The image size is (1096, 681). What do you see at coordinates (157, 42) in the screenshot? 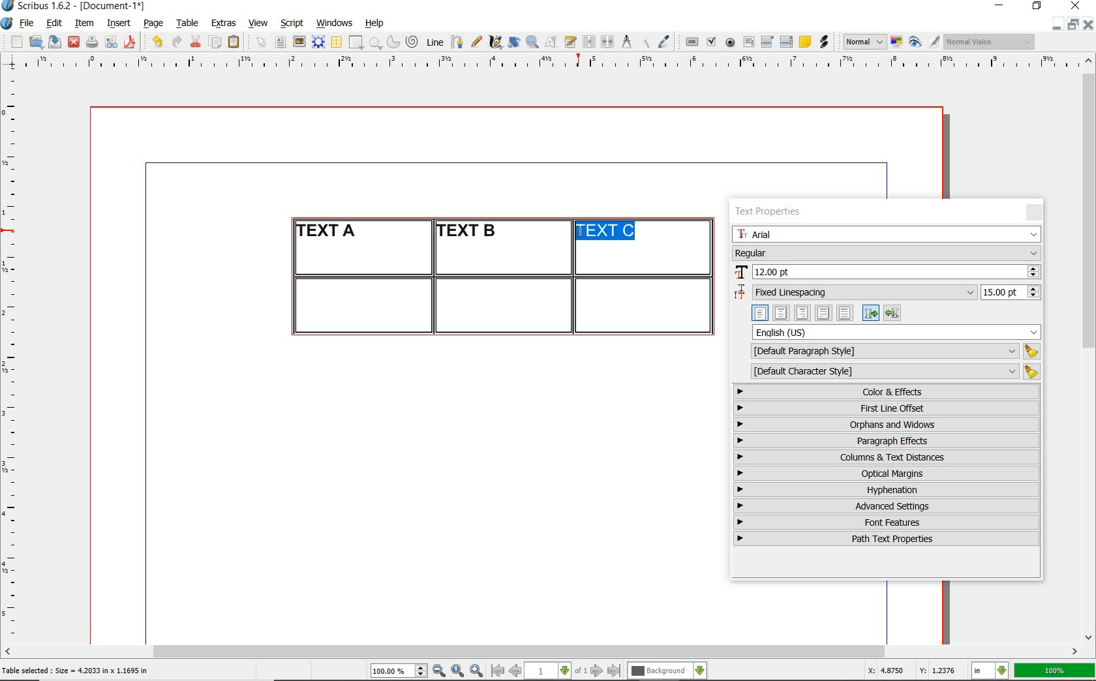
I see `undo` at bounding box center [157, 42].